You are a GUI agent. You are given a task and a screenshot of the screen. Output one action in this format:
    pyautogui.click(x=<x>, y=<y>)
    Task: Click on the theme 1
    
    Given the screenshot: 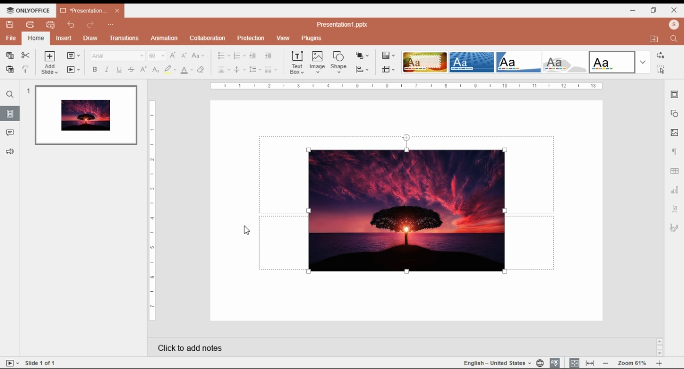 What is the action you would take?
    pyautogui.click(x=424, y=62)
    